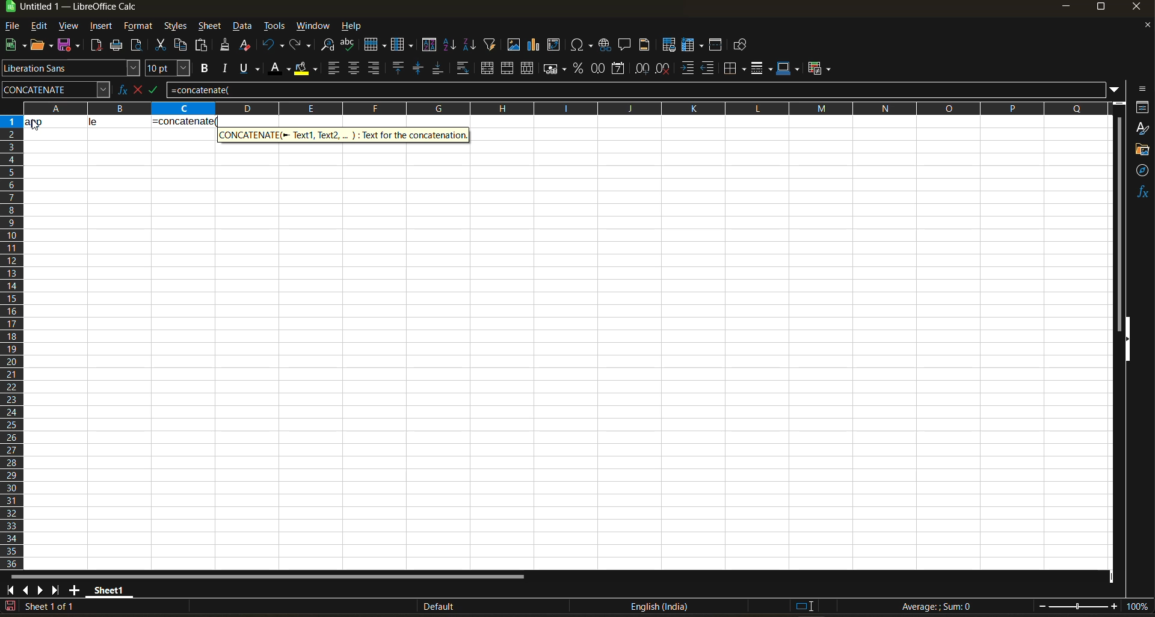 Image resolution: width=1155 pixels, height=617 pixels. I want to click on insert chart, so click(534, 45).